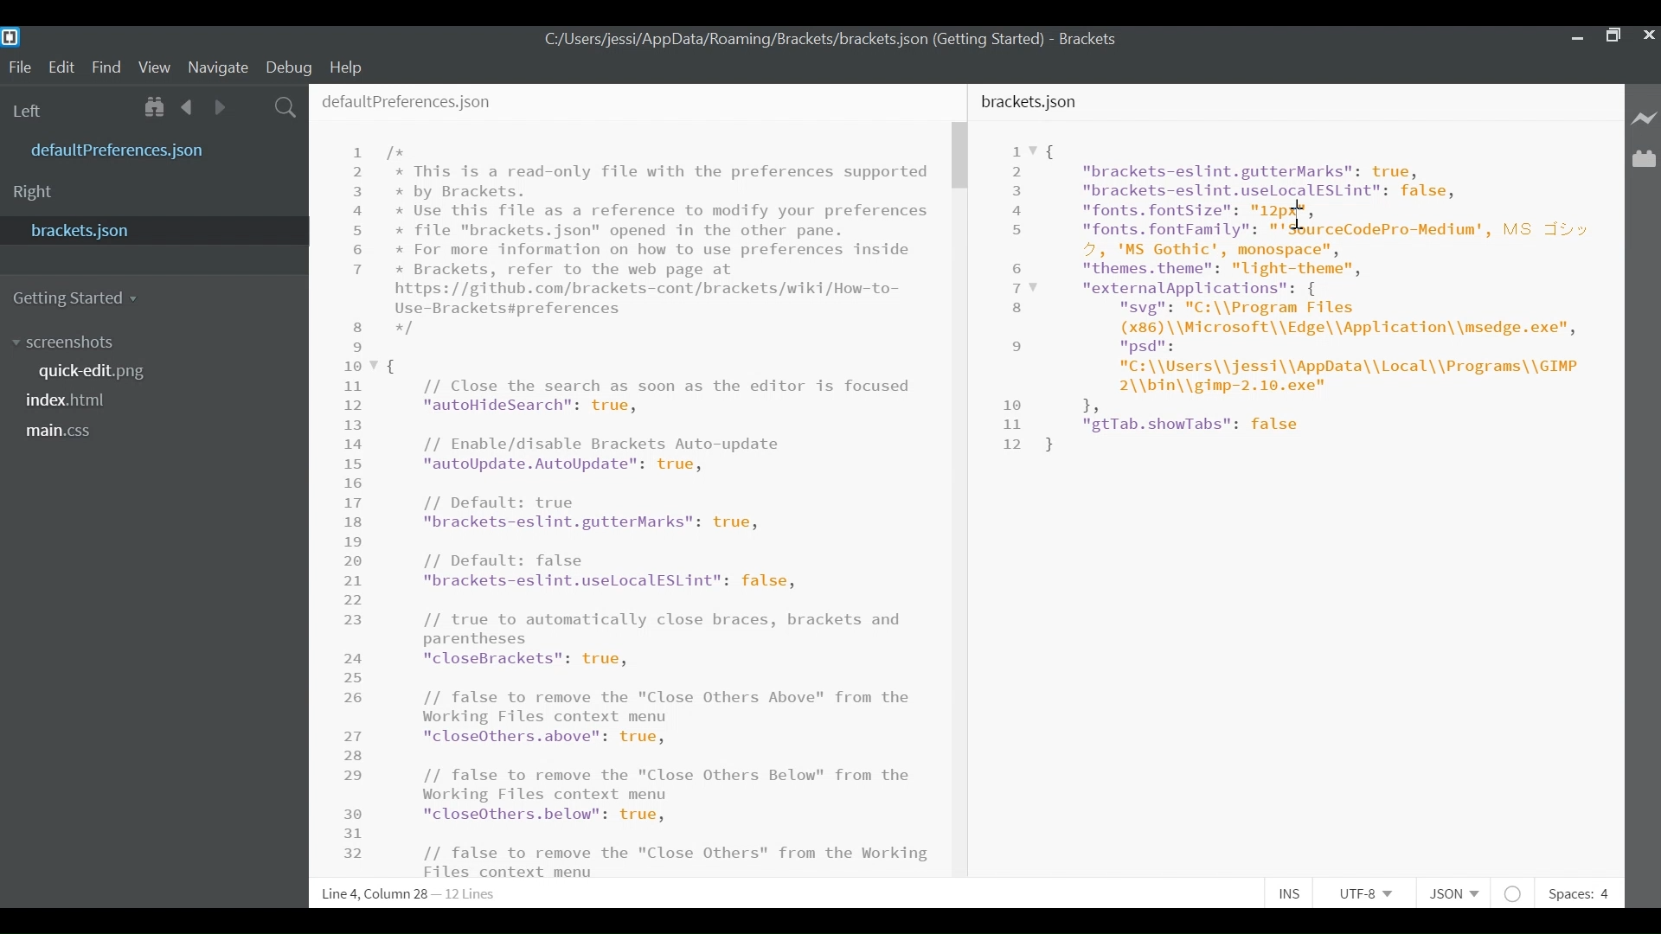  What do you see at coordinates (1020, 297) in the screenshot?
I see `Line Number` at bounding box center [1020, 297].